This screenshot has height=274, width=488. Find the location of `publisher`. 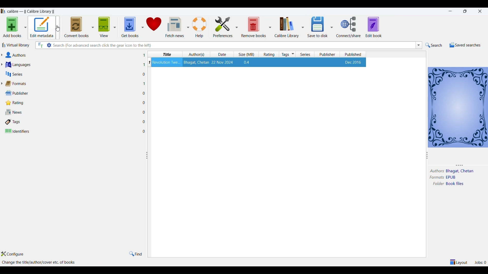

publisher is located at coordinates (16, 93).